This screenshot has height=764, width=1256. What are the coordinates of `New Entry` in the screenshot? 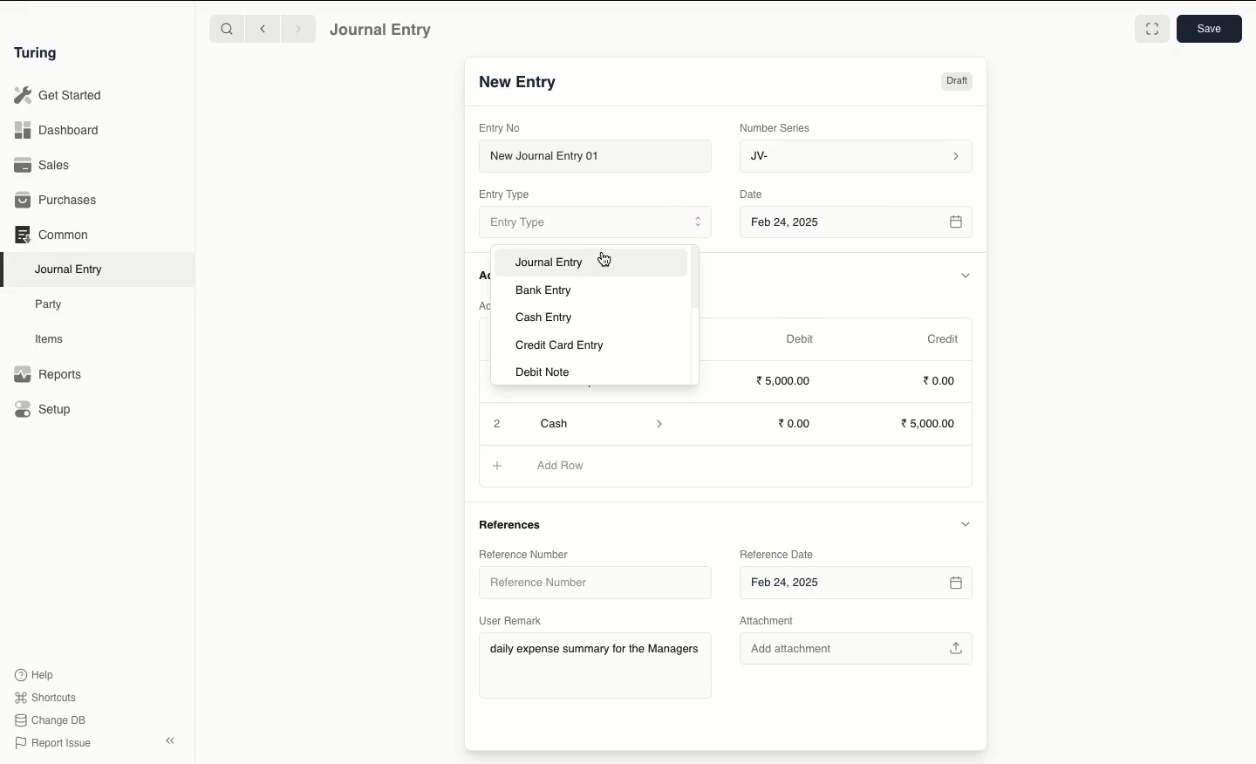 It's located at (519, 83).